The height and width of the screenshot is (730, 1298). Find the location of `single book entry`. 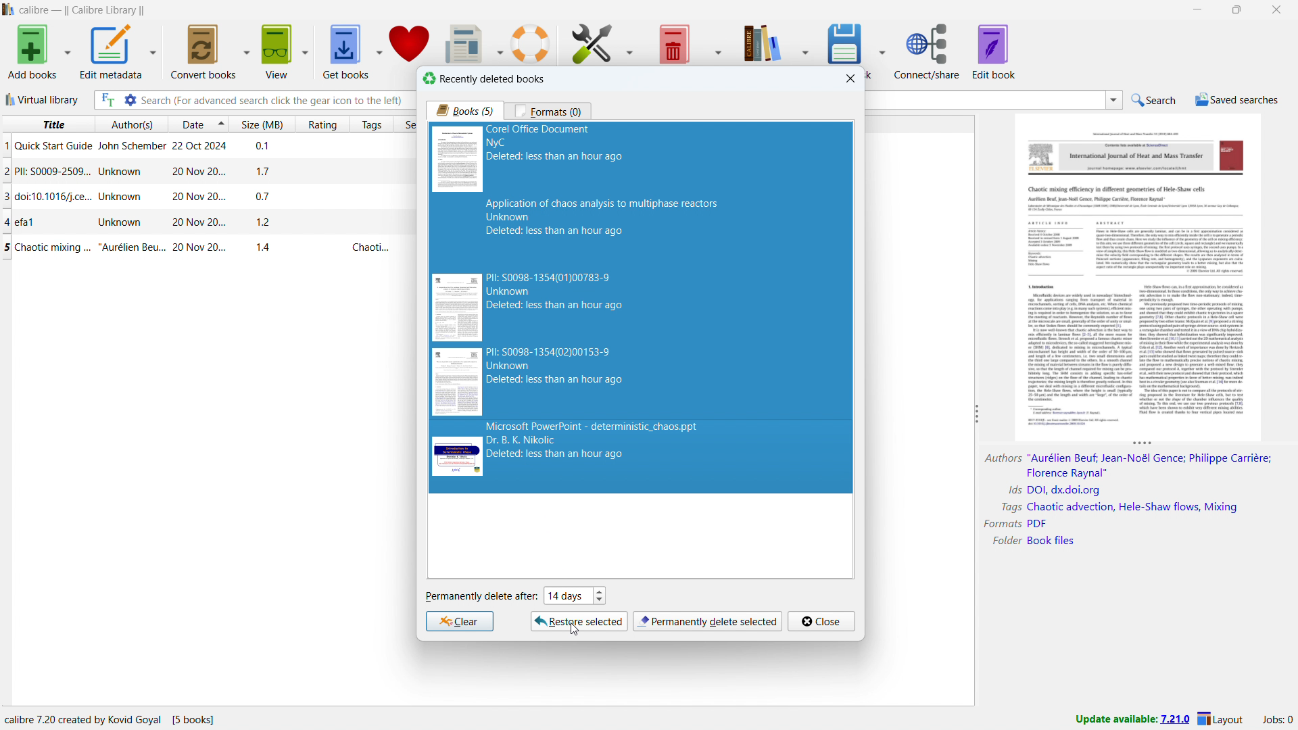

single book entry is located at coordinates (199, 248).